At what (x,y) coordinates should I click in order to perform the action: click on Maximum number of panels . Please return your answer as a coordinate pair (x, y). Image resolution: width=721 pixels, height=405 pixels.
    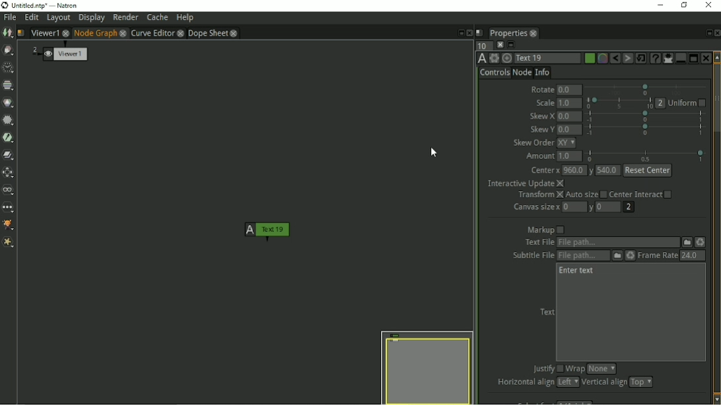
    Looking at the image, I should click on (481, 46).